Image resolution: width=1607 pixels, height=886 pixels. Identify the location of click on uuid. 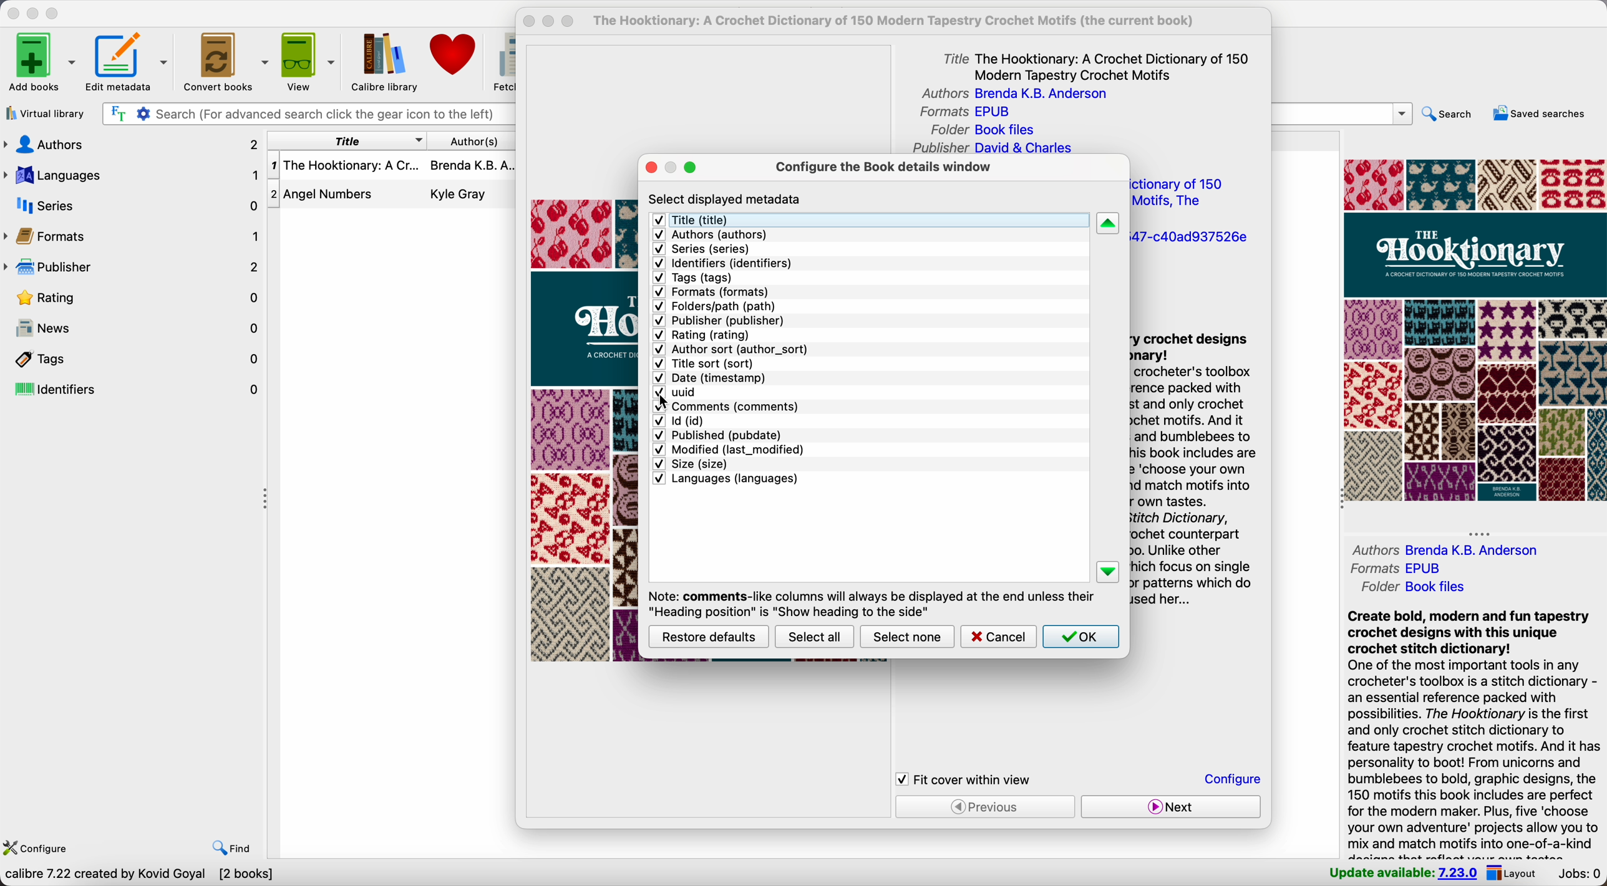
(676, 393).